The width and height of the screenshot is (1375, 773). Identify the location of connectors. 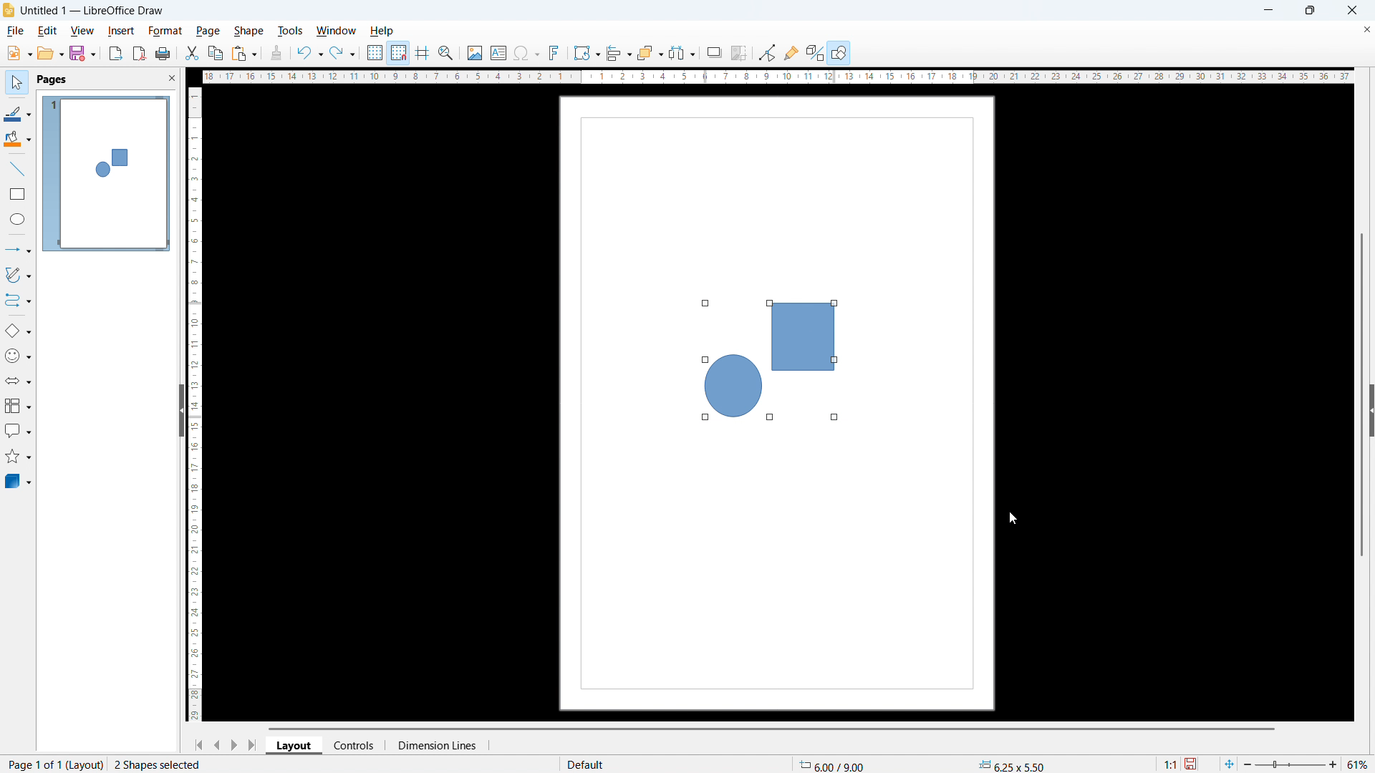
(19, 301).